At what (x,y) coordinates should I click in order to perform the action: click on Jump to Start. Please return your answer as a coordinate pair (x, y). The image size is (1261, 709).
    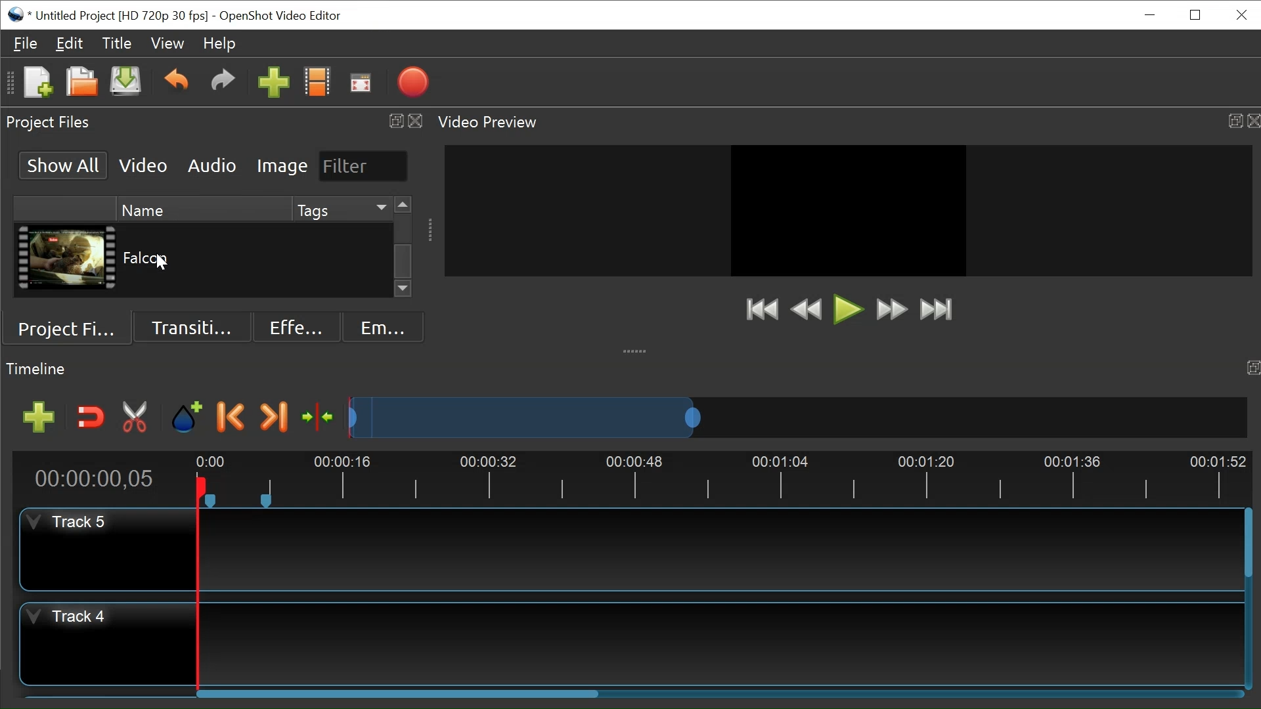
    Looking at the image, I should click on (761, 311).